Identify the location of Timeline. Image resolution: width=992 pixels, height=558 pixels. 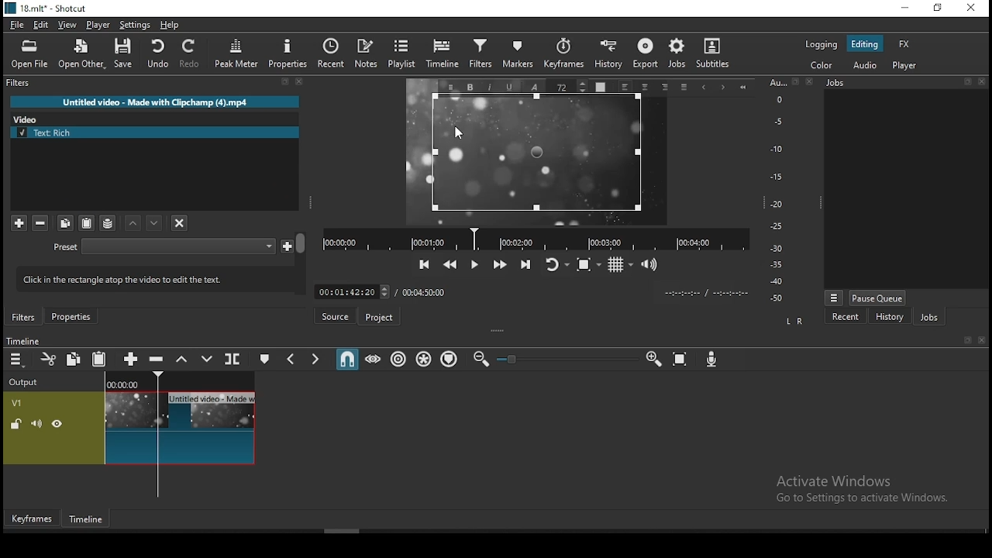
(181, 380).